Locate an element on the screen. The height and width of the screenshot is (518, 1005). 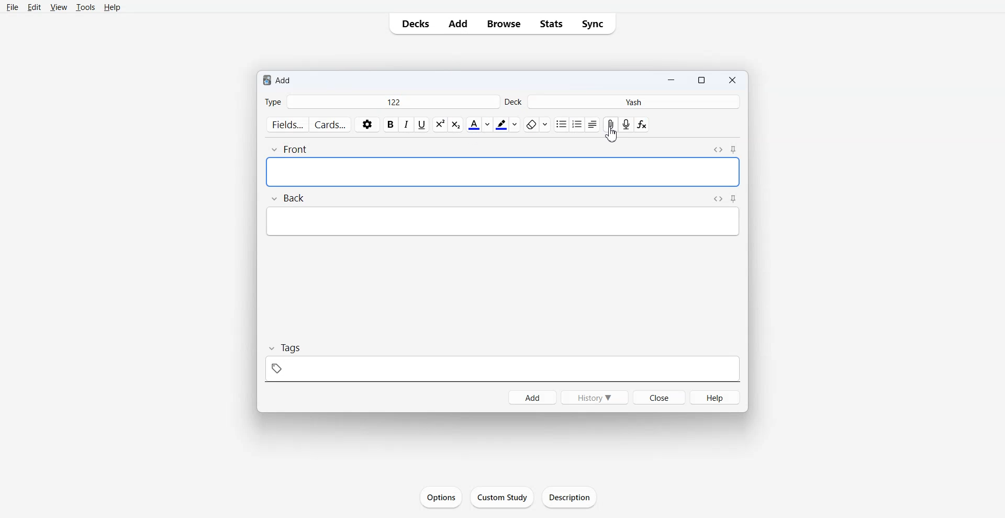
History is located at coordinates (594, 397).